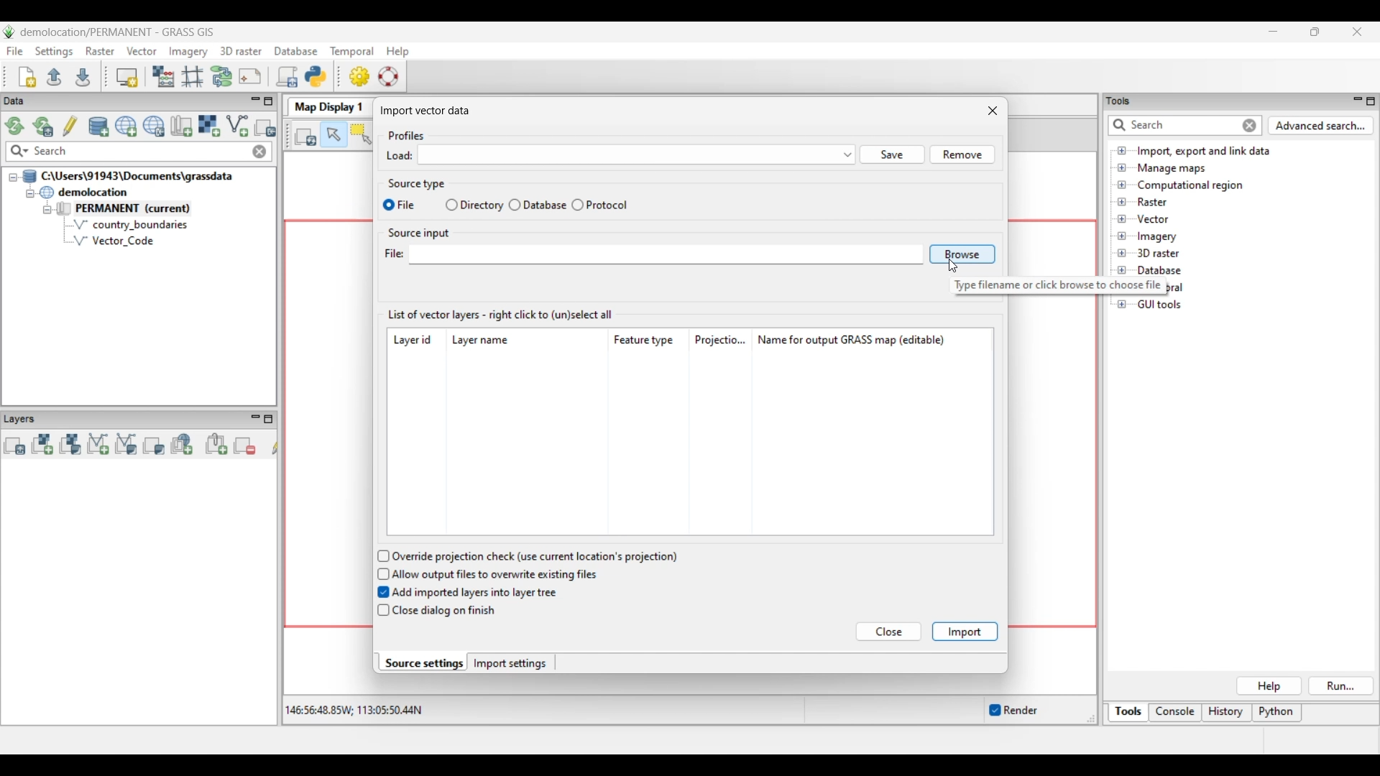 The image size is (1380, 776). What do you see at coordinates (328, 107) in the screenshot?
I see `Map Display 1 tab` at bounding box center [328, 107].